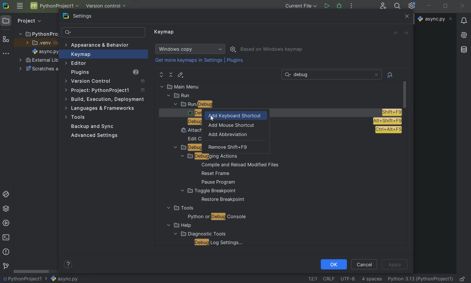 This screenshot has height=283, width=471. Describe the element at coordinates (216, 182) in the screenshot. I see `pause program` at that location.